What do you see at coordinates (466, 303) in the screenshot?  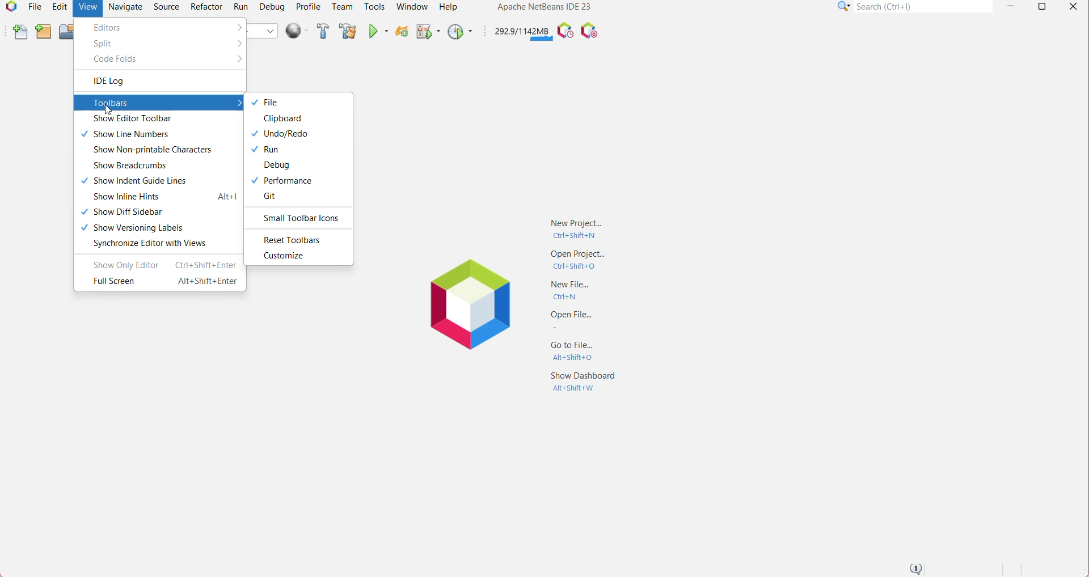 I see `Application Logo` at bounding box center [466, 303].